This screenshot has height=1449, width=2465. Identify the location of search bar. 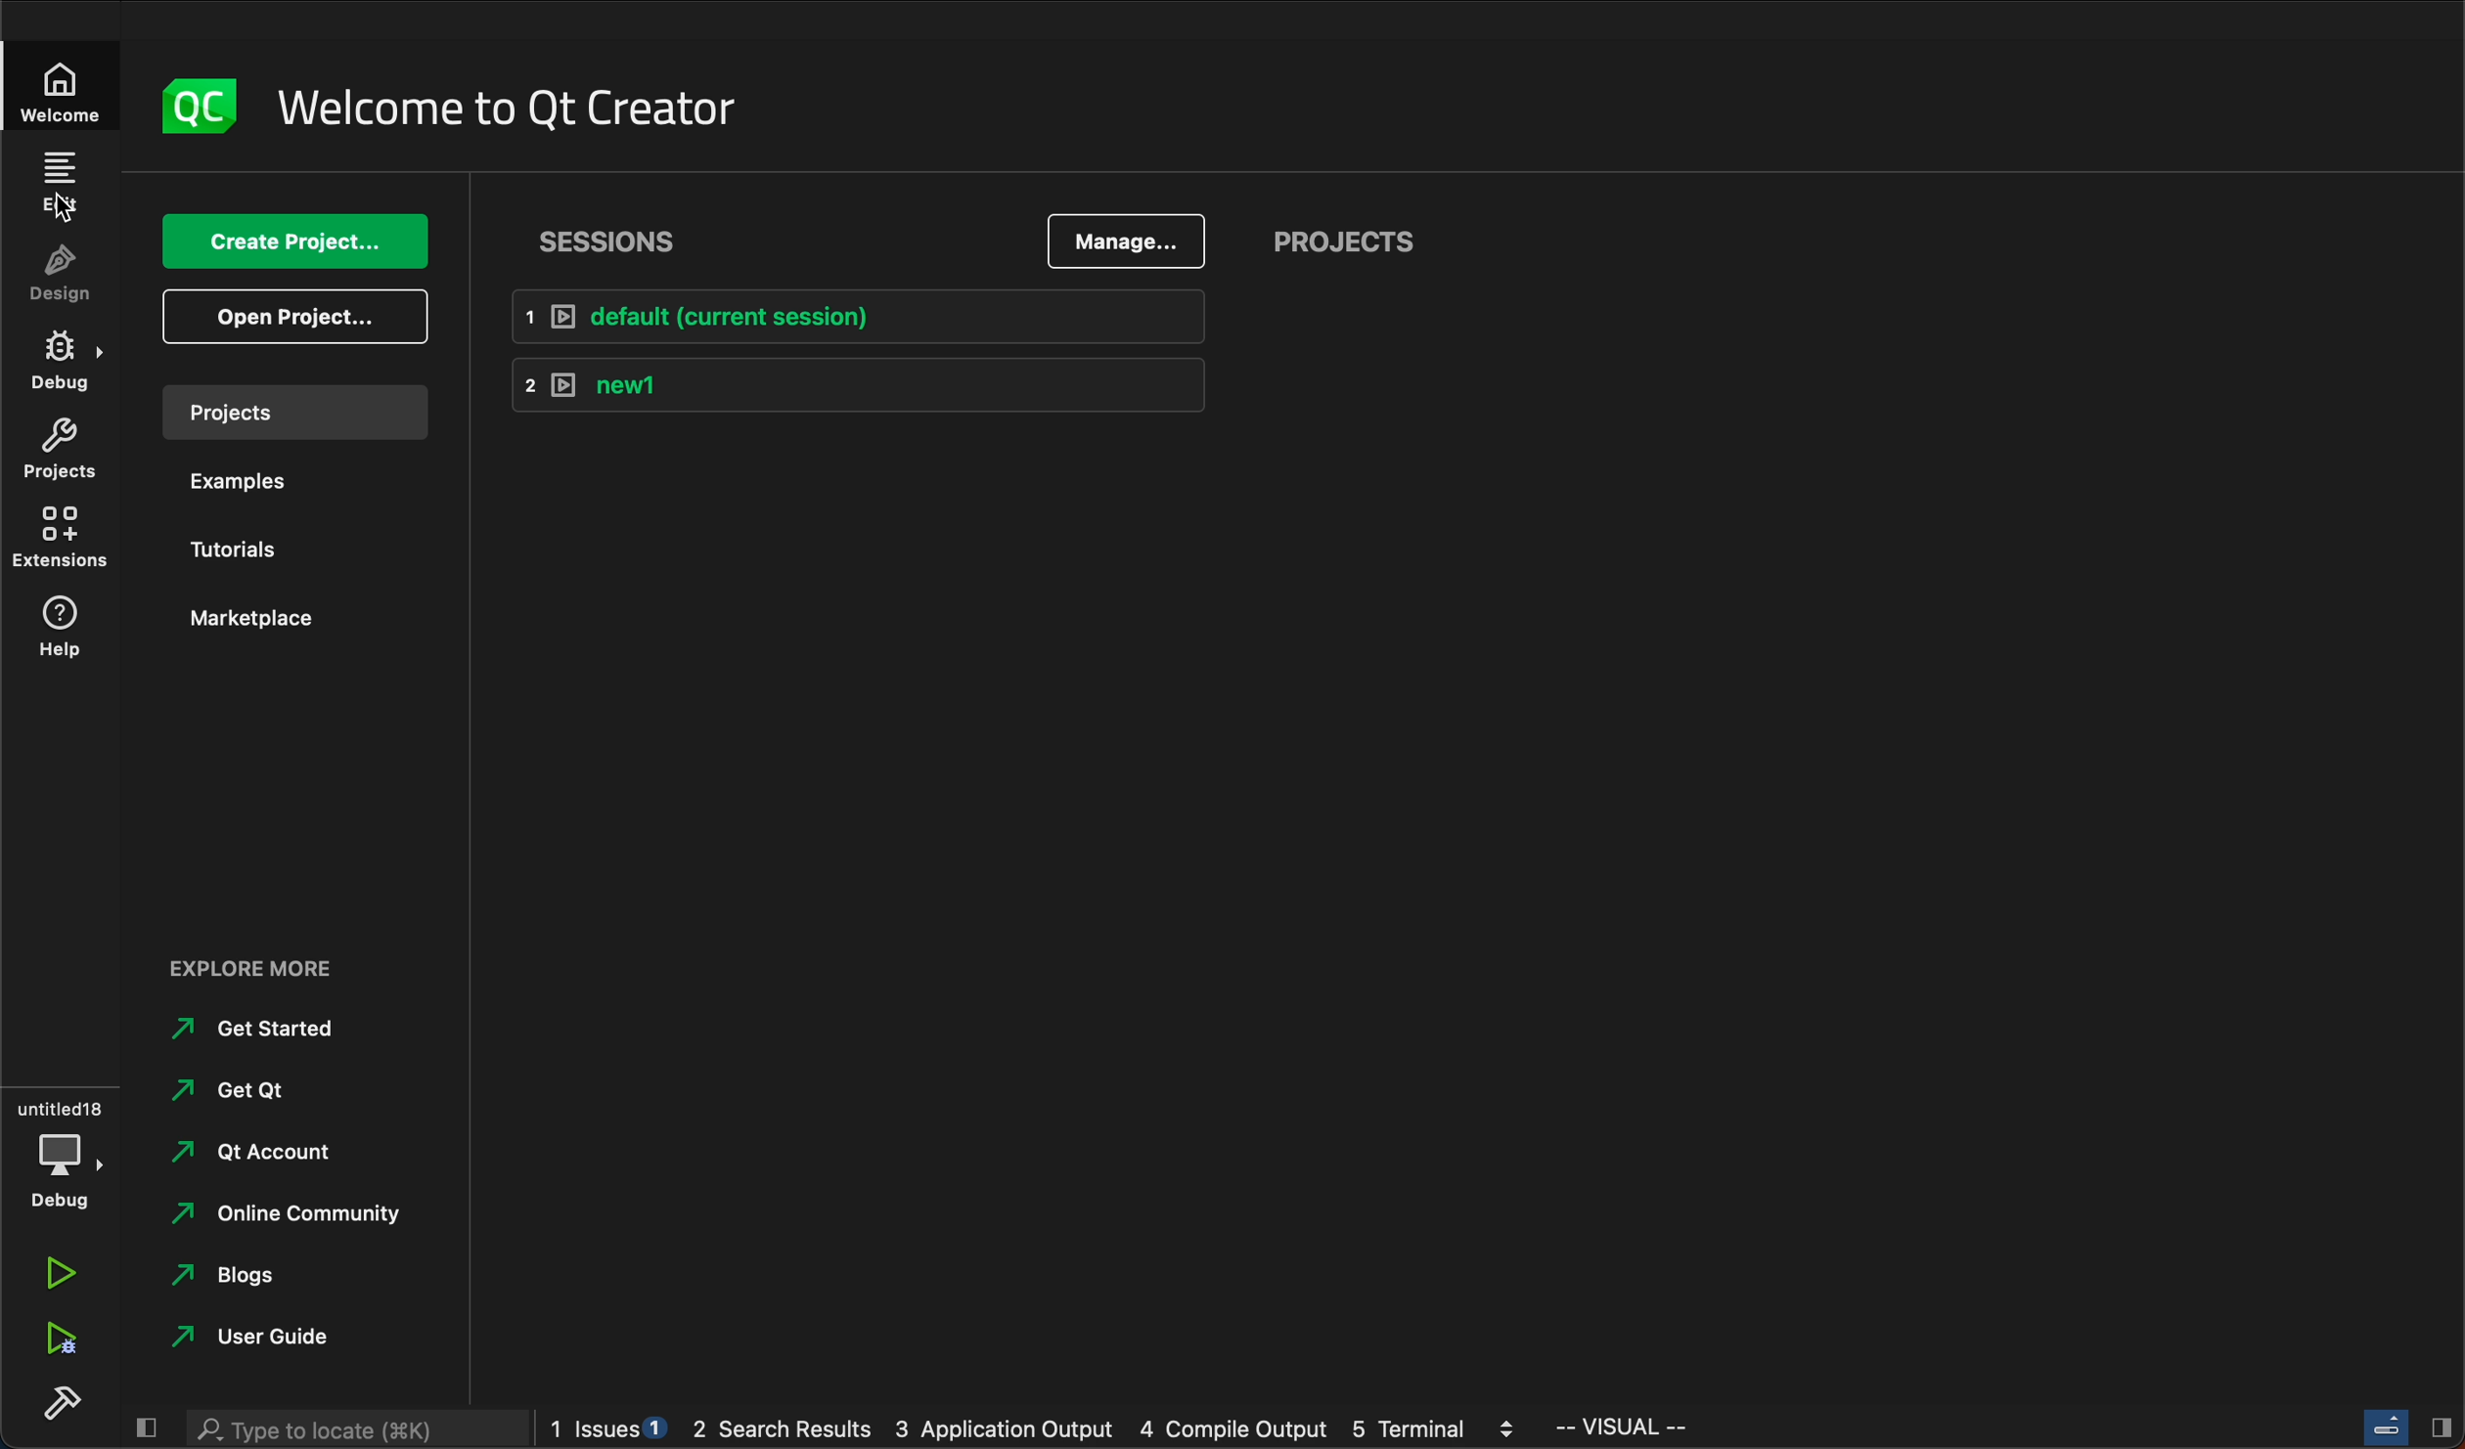
(352, 1427).